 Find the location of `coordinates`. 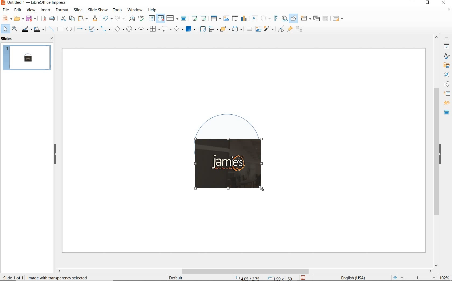

coordinates is located at coordinates (263, 278).